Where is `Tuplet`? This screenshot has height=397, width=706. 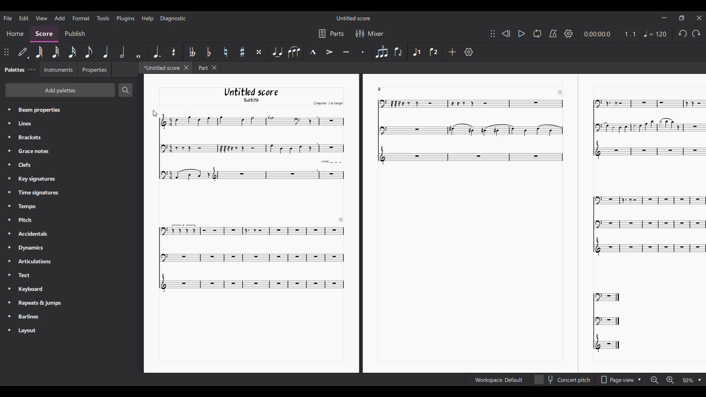
Tuplet is located at coordinates (381, 51).